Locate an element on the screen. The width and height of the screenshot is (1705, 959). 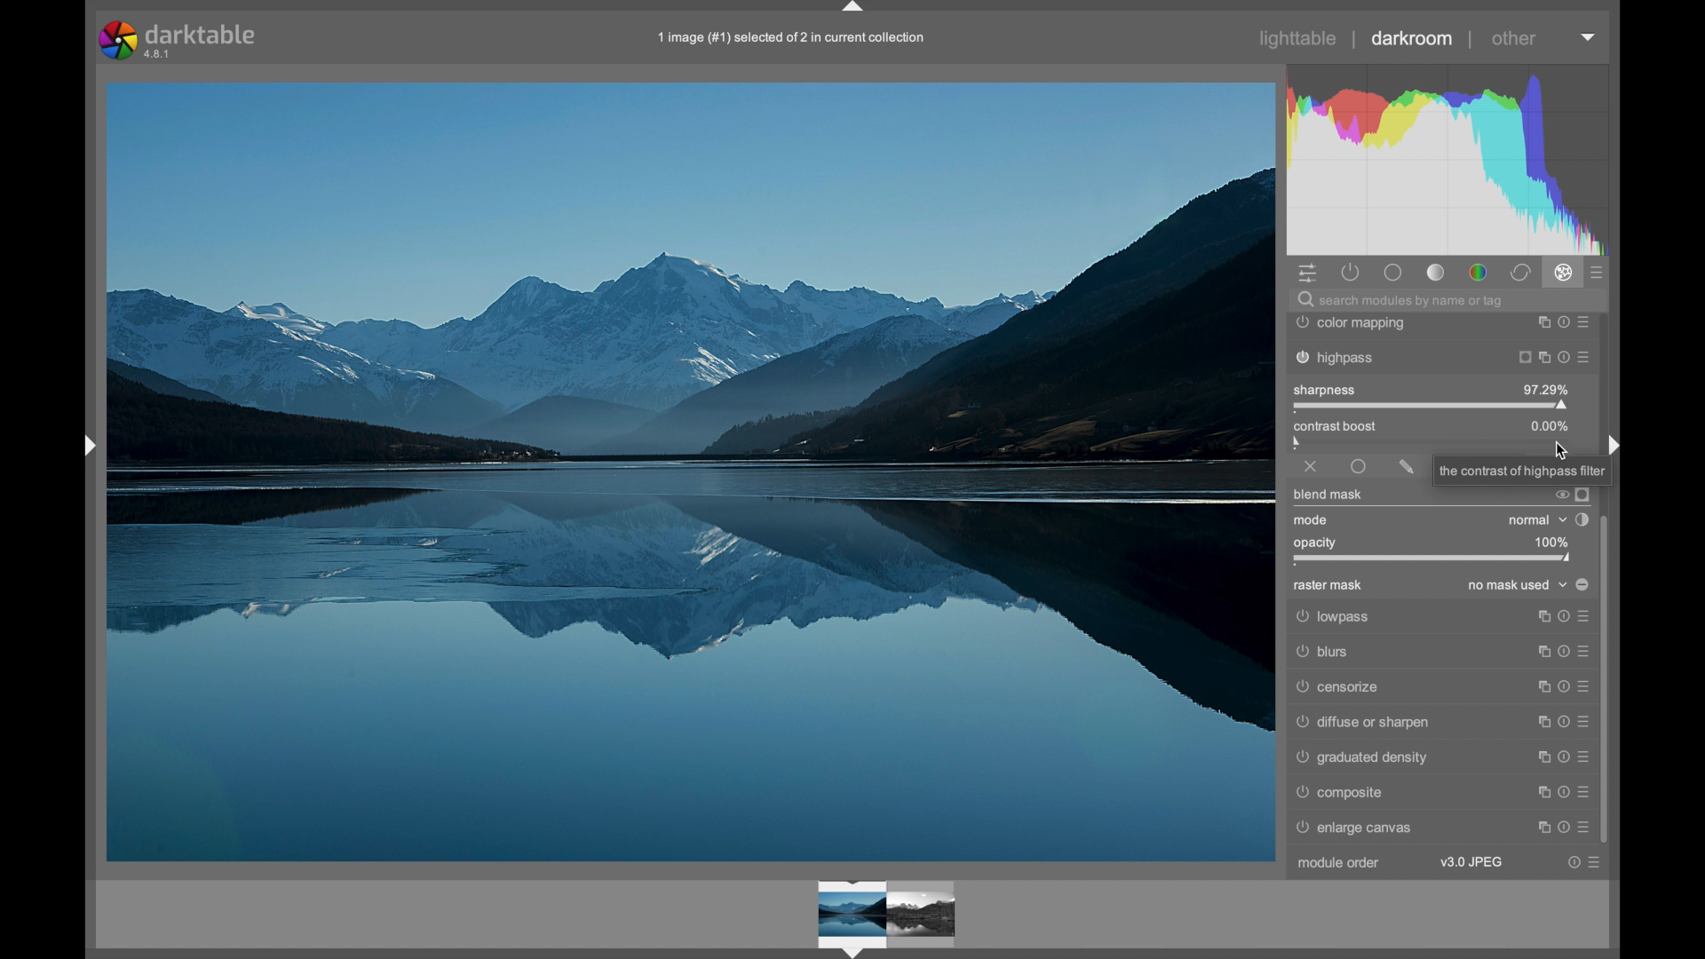
slider is located at coordinates (1434, 443).